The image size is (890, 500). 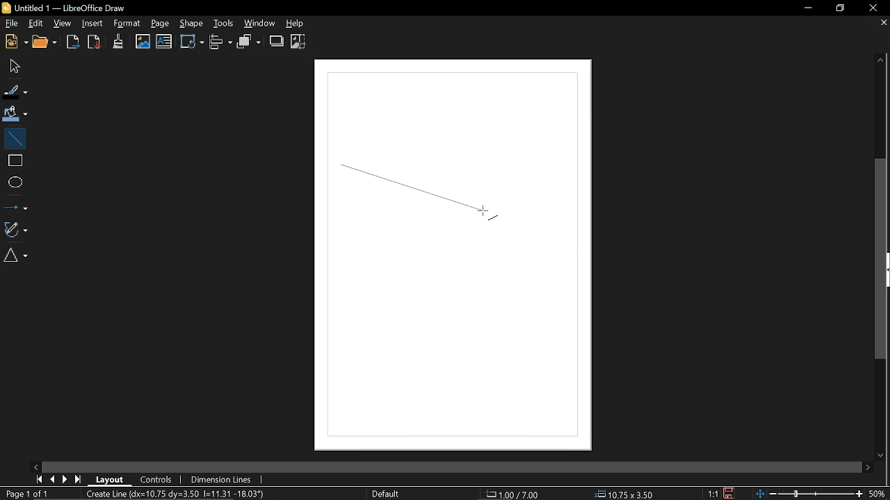 What do you see at coordinates (191, 24) in the screenshot?
I see `Shape` at bounding box center [191, 24].